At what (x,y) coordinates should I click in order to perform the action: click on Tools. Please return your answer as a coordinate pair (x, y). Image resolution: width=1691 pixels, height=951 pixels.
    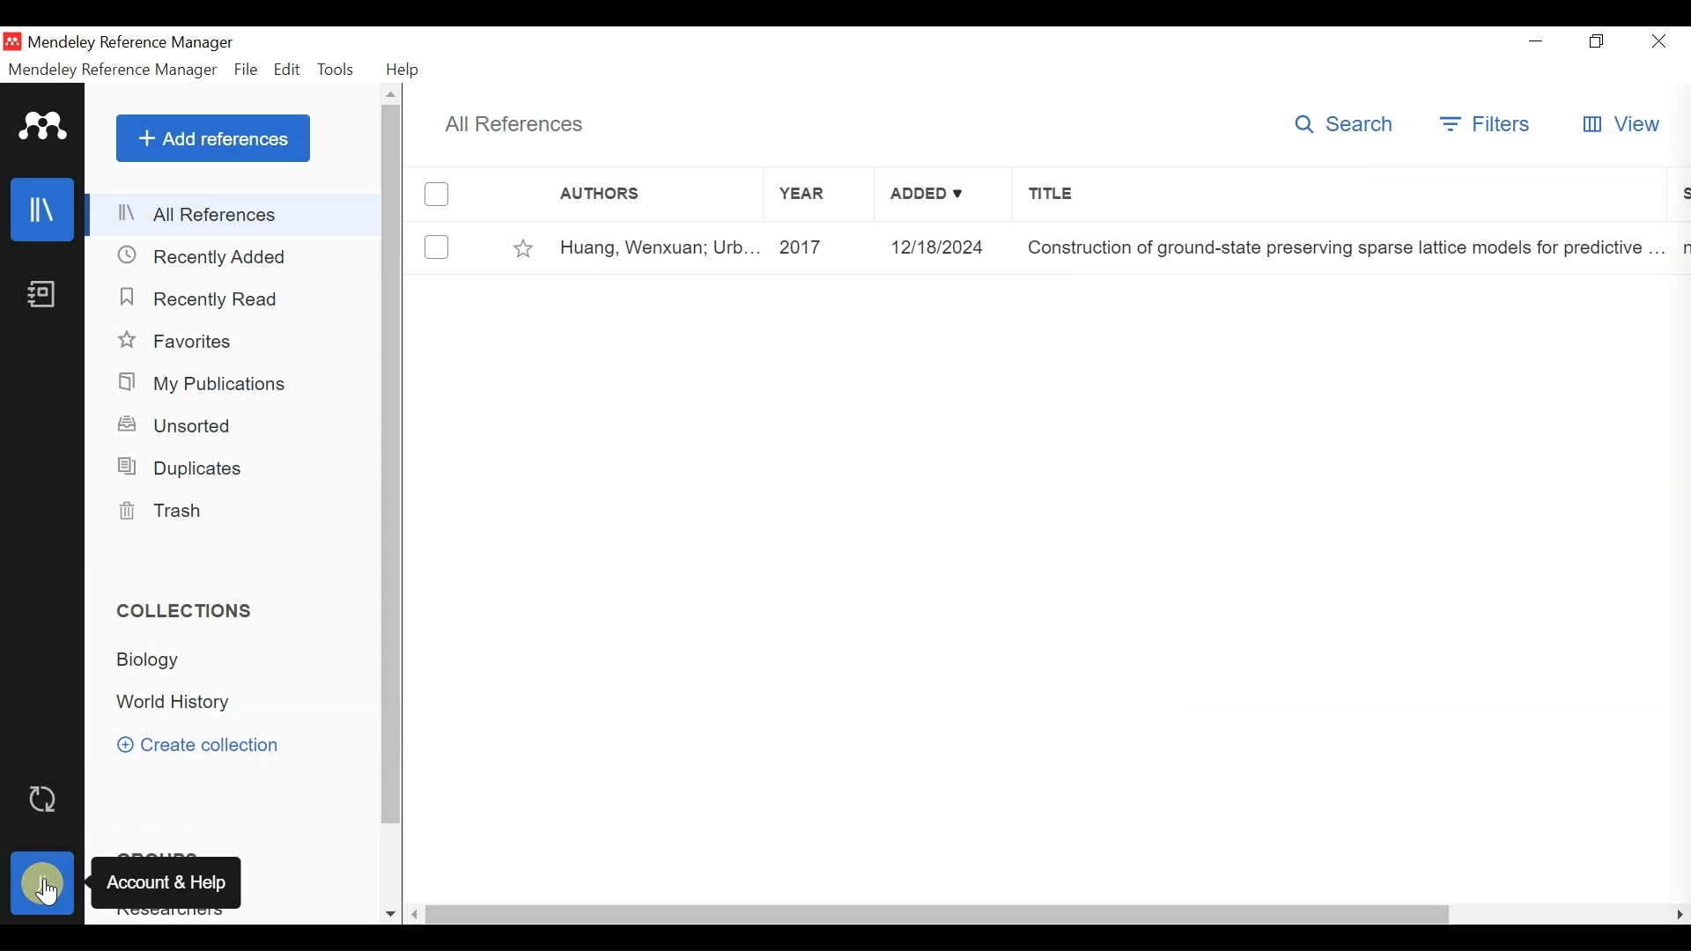
    Looking at the image, I should click on (336, 69).